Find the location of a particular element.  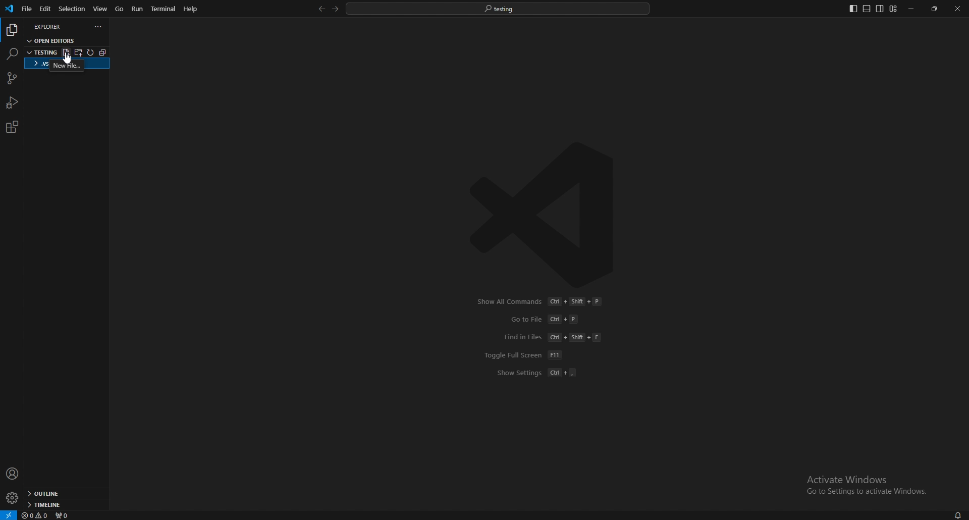

minimize is located at coordinates (912, 9).